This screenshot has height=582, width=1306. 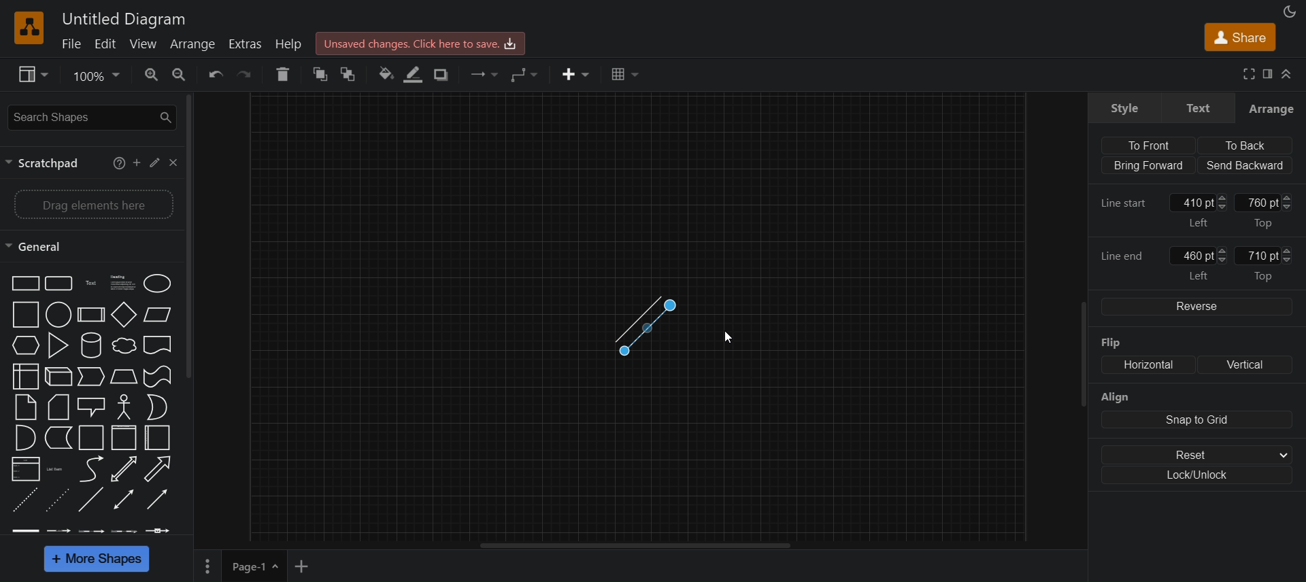 I want to click on Cloud, so click(x=122, y=345).